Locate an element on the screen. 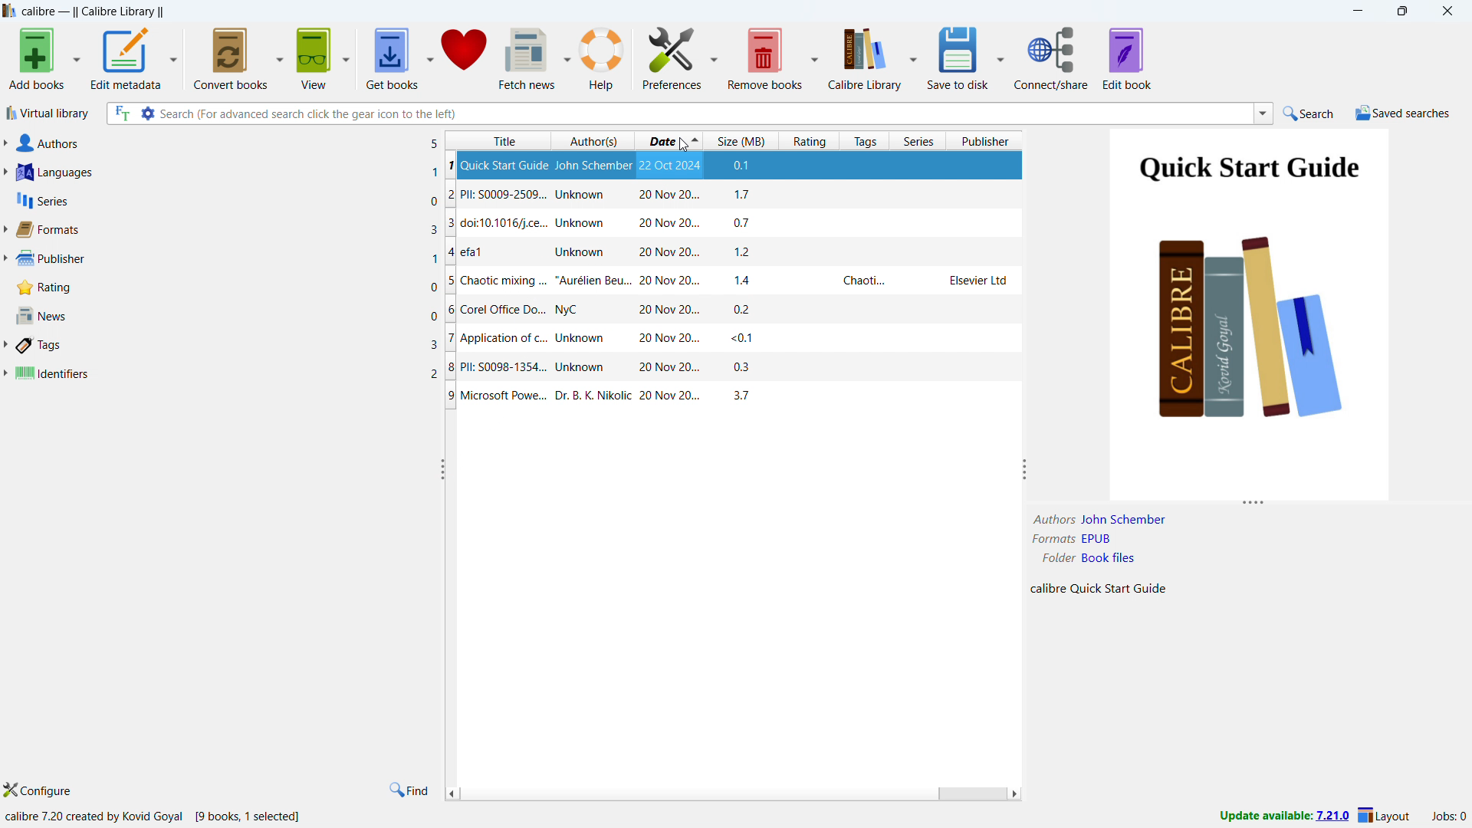 Image resolution: width=1472 pixels, height=828 pixels. calibre-| Calibre Library is located at coordinates (92, 12).